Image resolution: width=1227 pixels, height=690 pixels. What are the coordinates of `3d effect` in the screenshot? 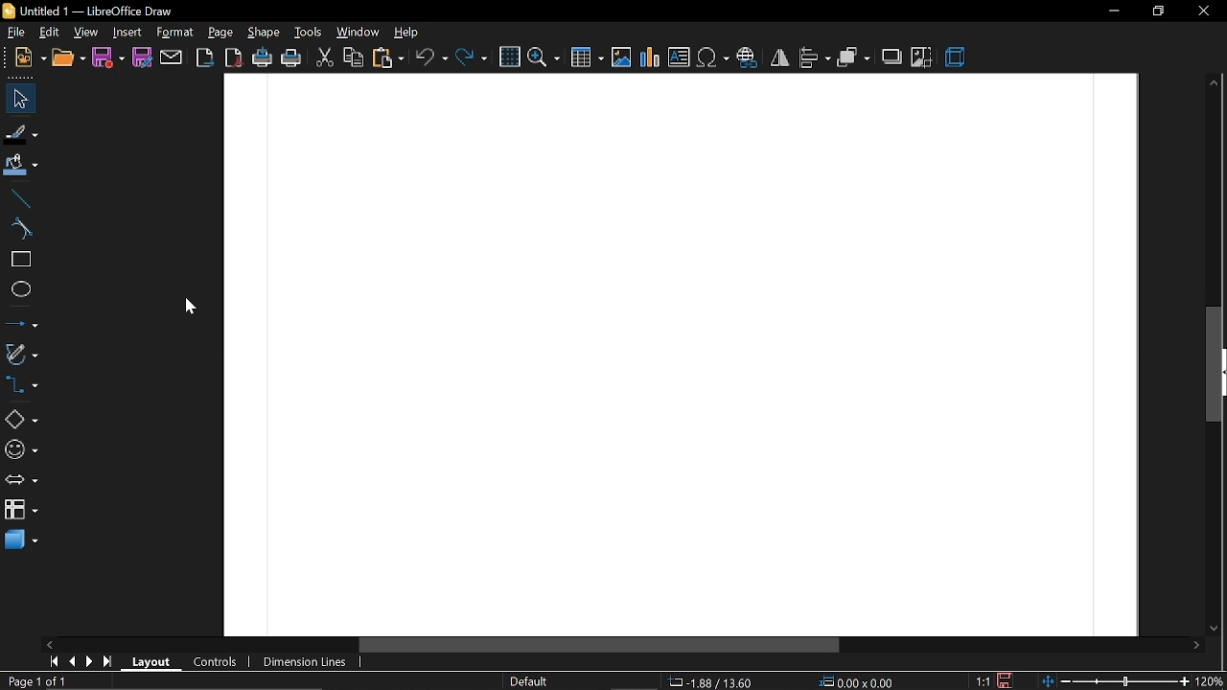 It's located at (957, 57).